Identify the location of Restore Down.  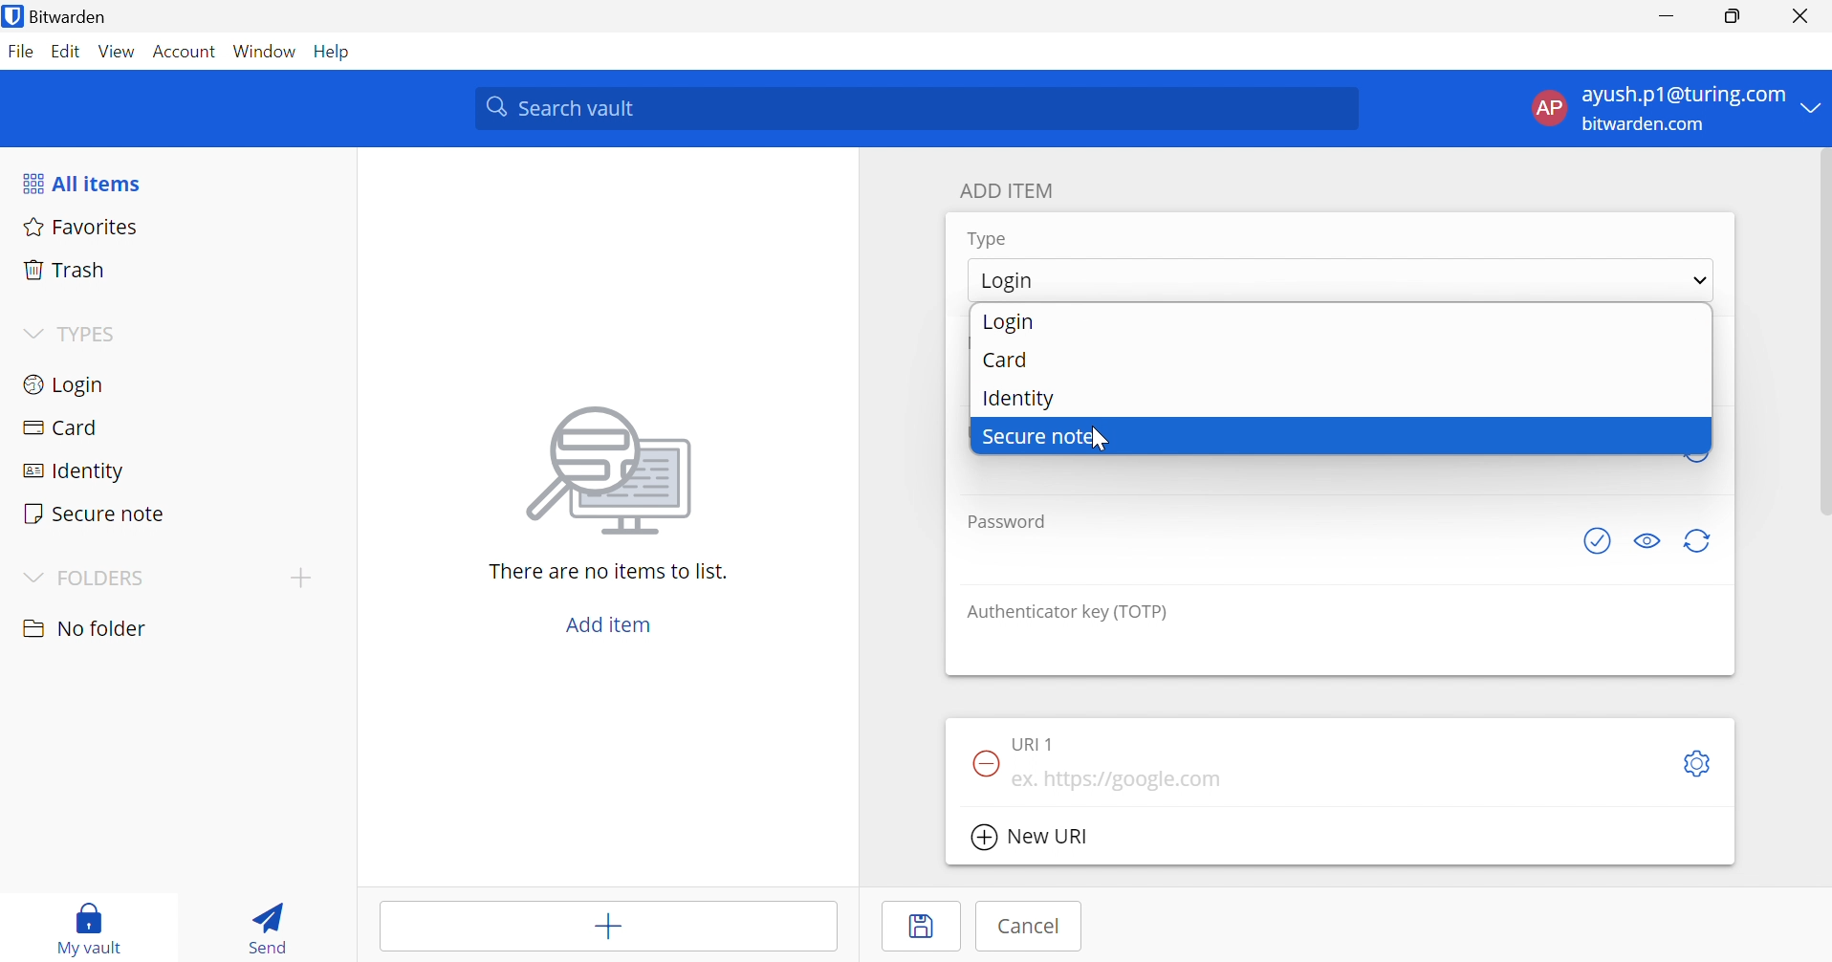
(1731, 18).